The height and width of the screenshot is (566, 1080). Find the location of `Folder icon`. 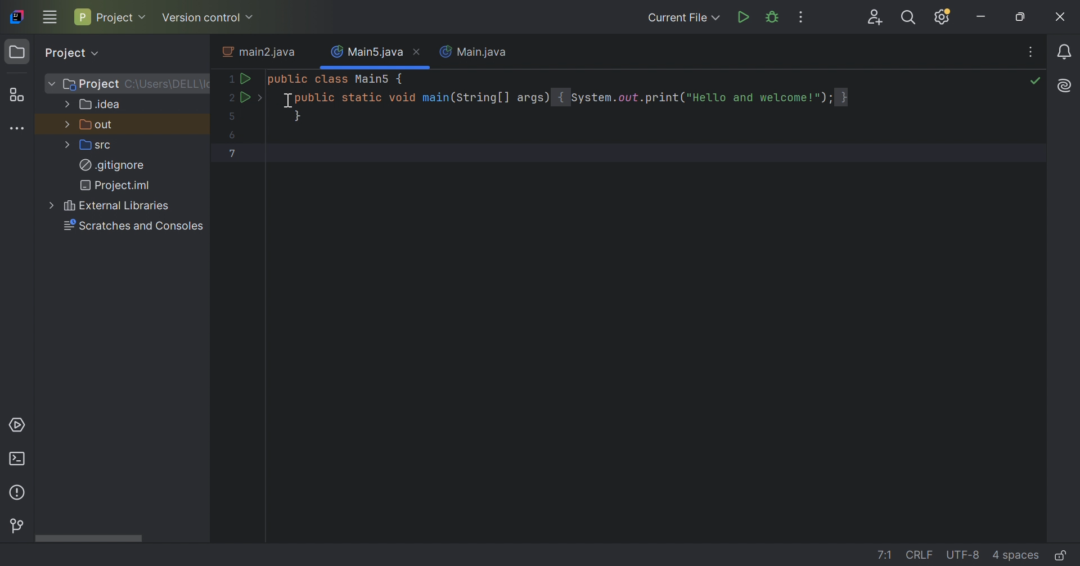

Folder icon is located at coordinates (16, 53).